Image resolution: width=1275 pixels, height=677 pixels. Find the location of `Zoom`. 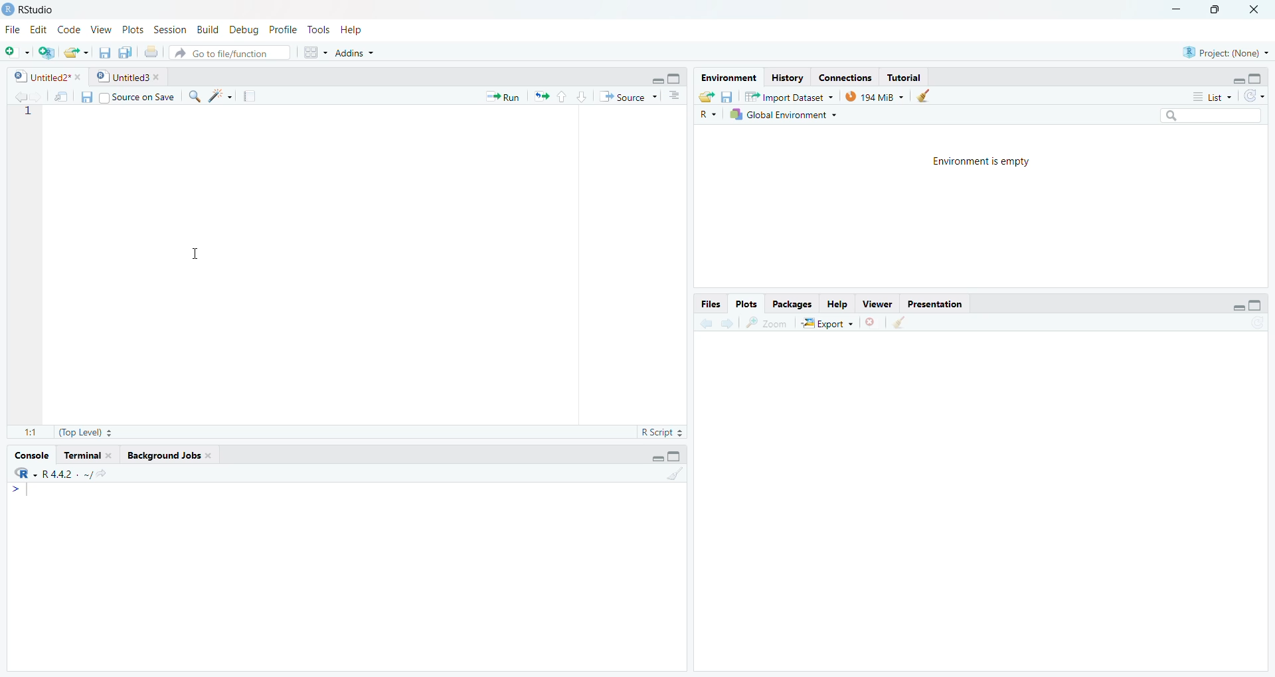

Zoom is located at coordinates (768, 323).